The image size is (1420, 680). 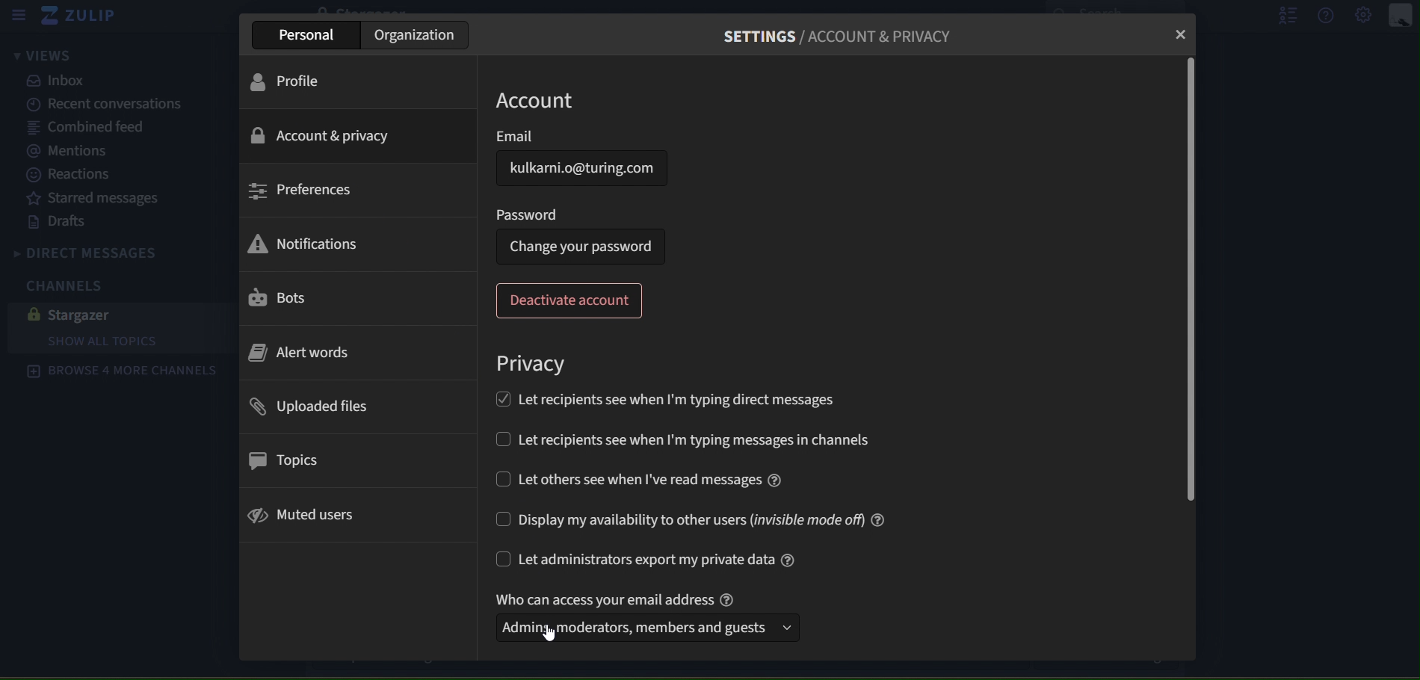 I want to click on organization, so click(x=417, y=34).